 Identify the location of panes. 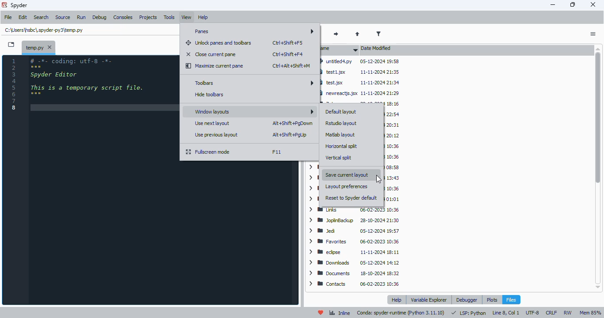
(252, 31).